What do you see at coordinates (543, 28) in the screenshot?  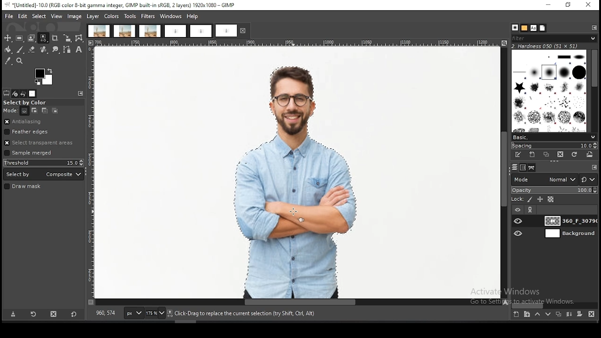 I see `document history` at bounding box center [543, 28].